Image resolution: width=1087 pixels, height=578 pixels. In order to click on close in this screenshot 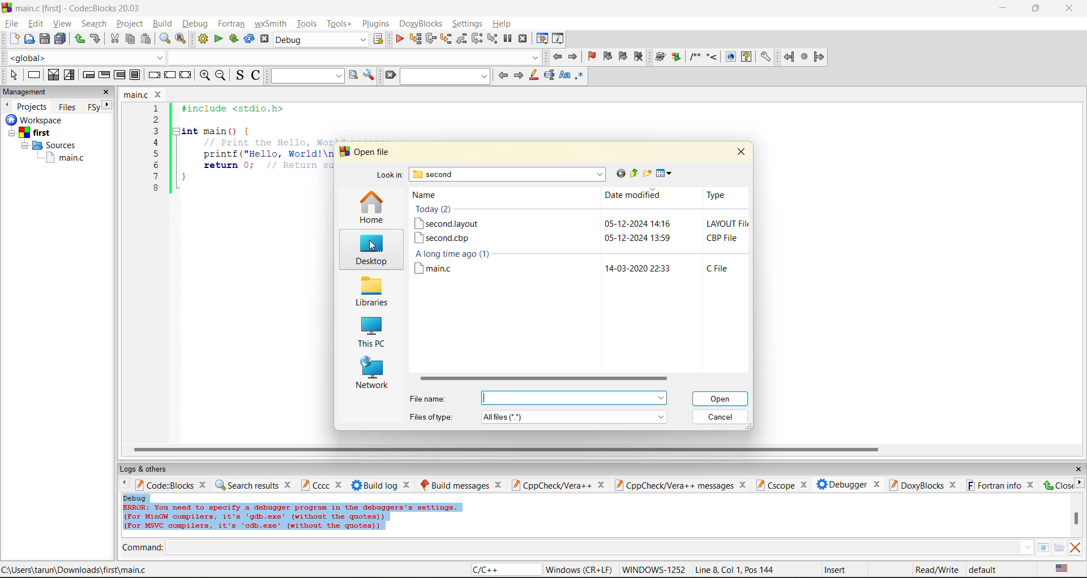, I will do `click(953, 485)`.